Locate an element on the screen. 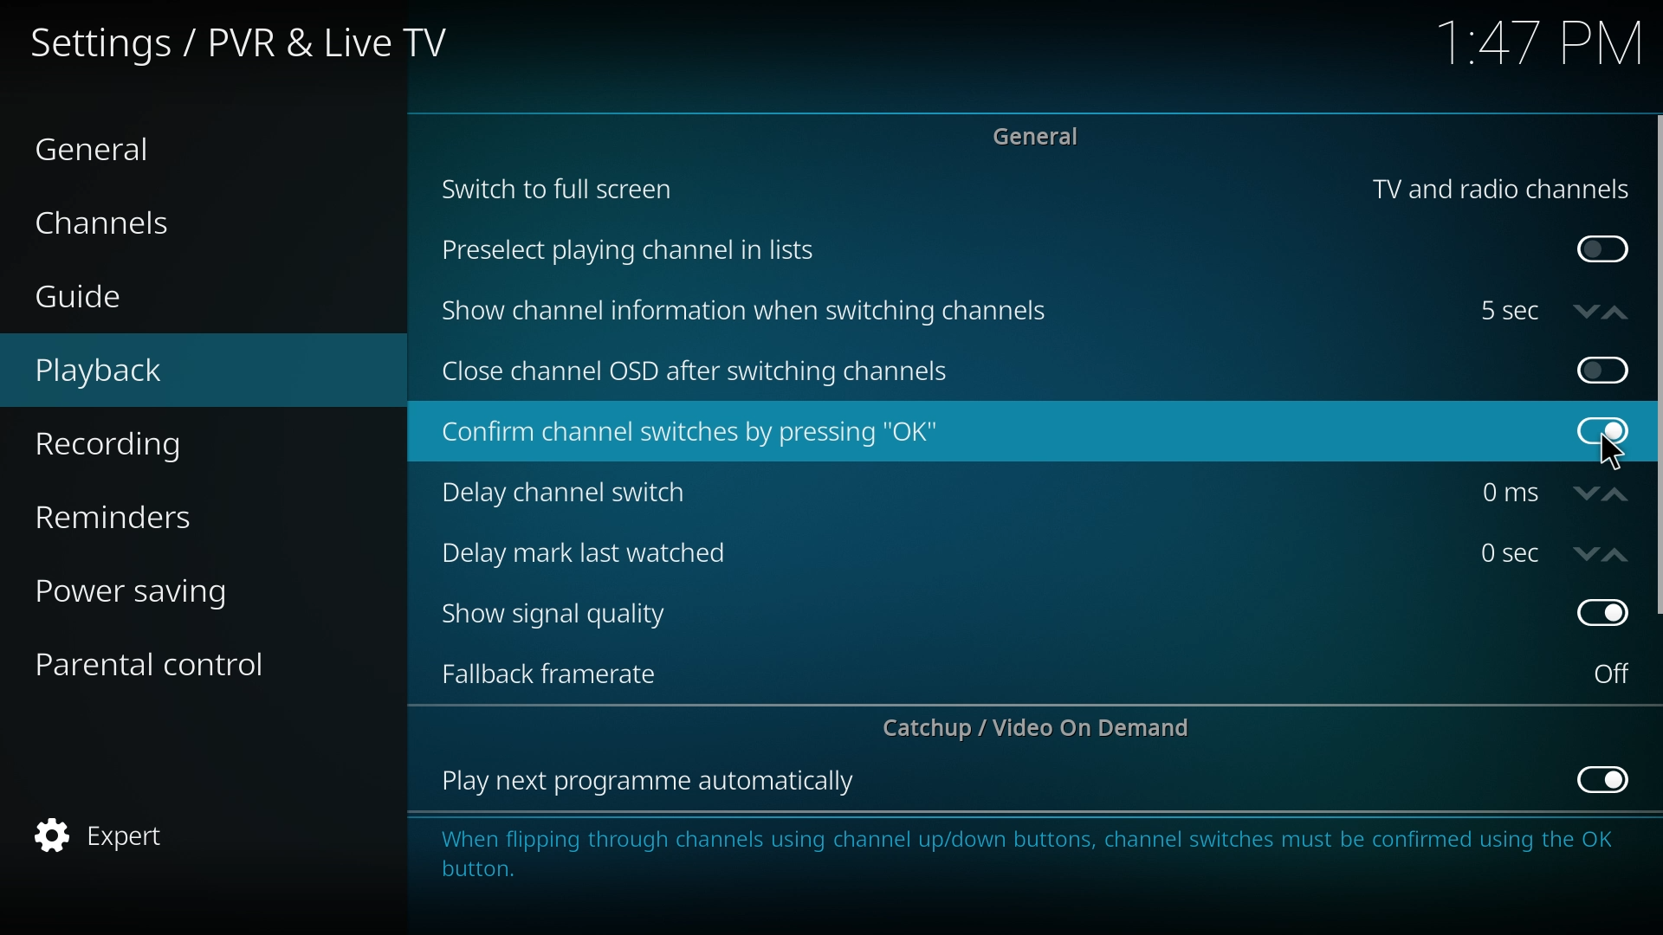  on is located at coordinates (1603, 250).